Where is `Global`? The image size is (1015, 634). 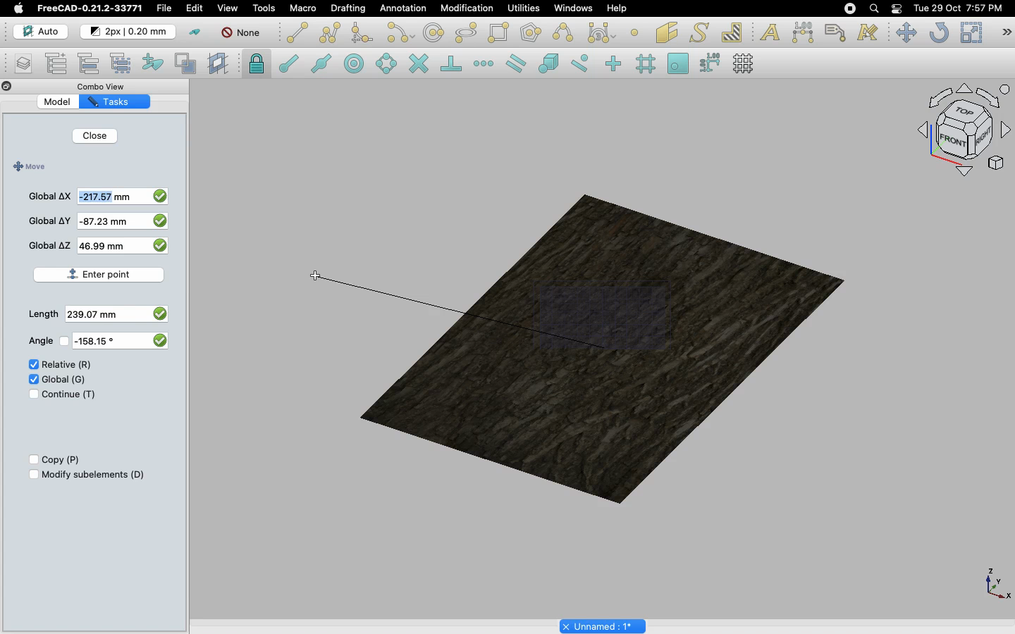
Global is located at coordinates (65, 378).